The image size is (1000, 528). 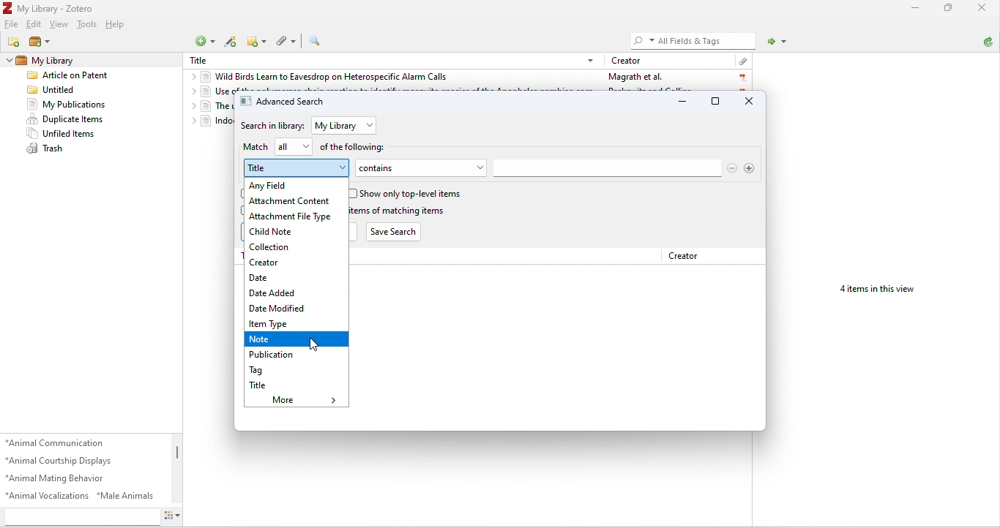 I want to click on note, so click(x=297, y=339).